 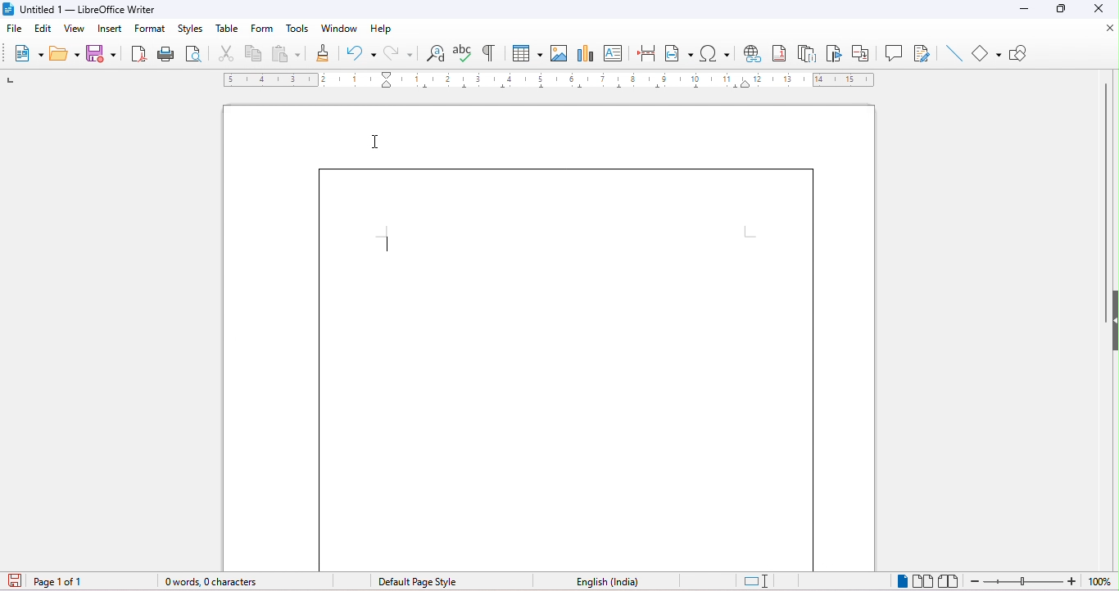 What do you see at coordinates (864, 52) in the screenshot?
I see `cross reference` at bounding box center [864, 52].